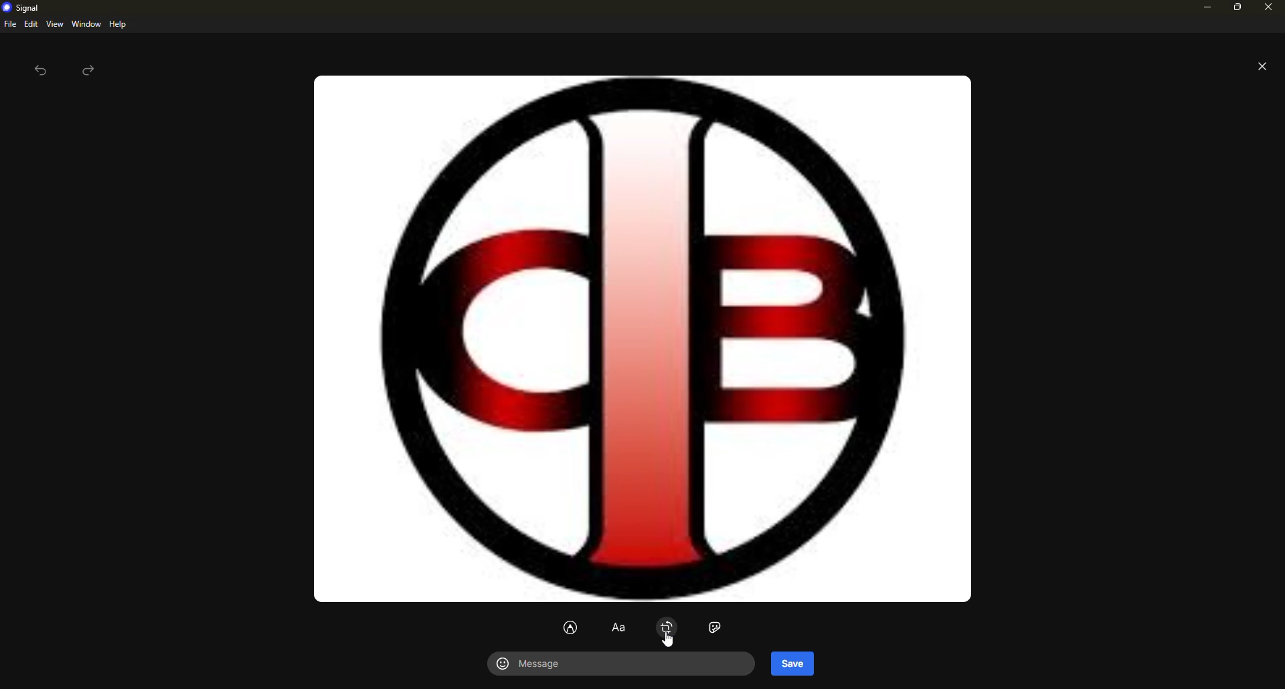  Describe the element at coordinates (1269, 6) in the screenshot. I see `close` at that location.